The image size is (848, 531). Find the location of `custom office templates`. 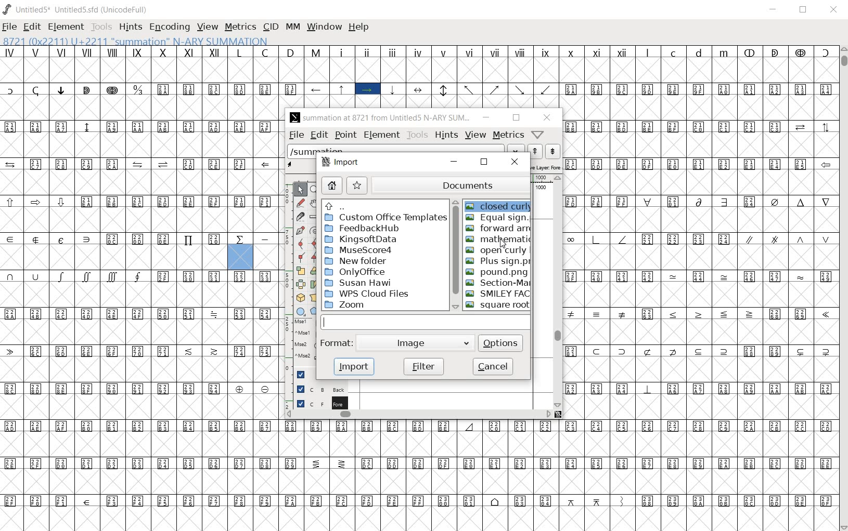

custom office templates is located at coordinates (386, 218).